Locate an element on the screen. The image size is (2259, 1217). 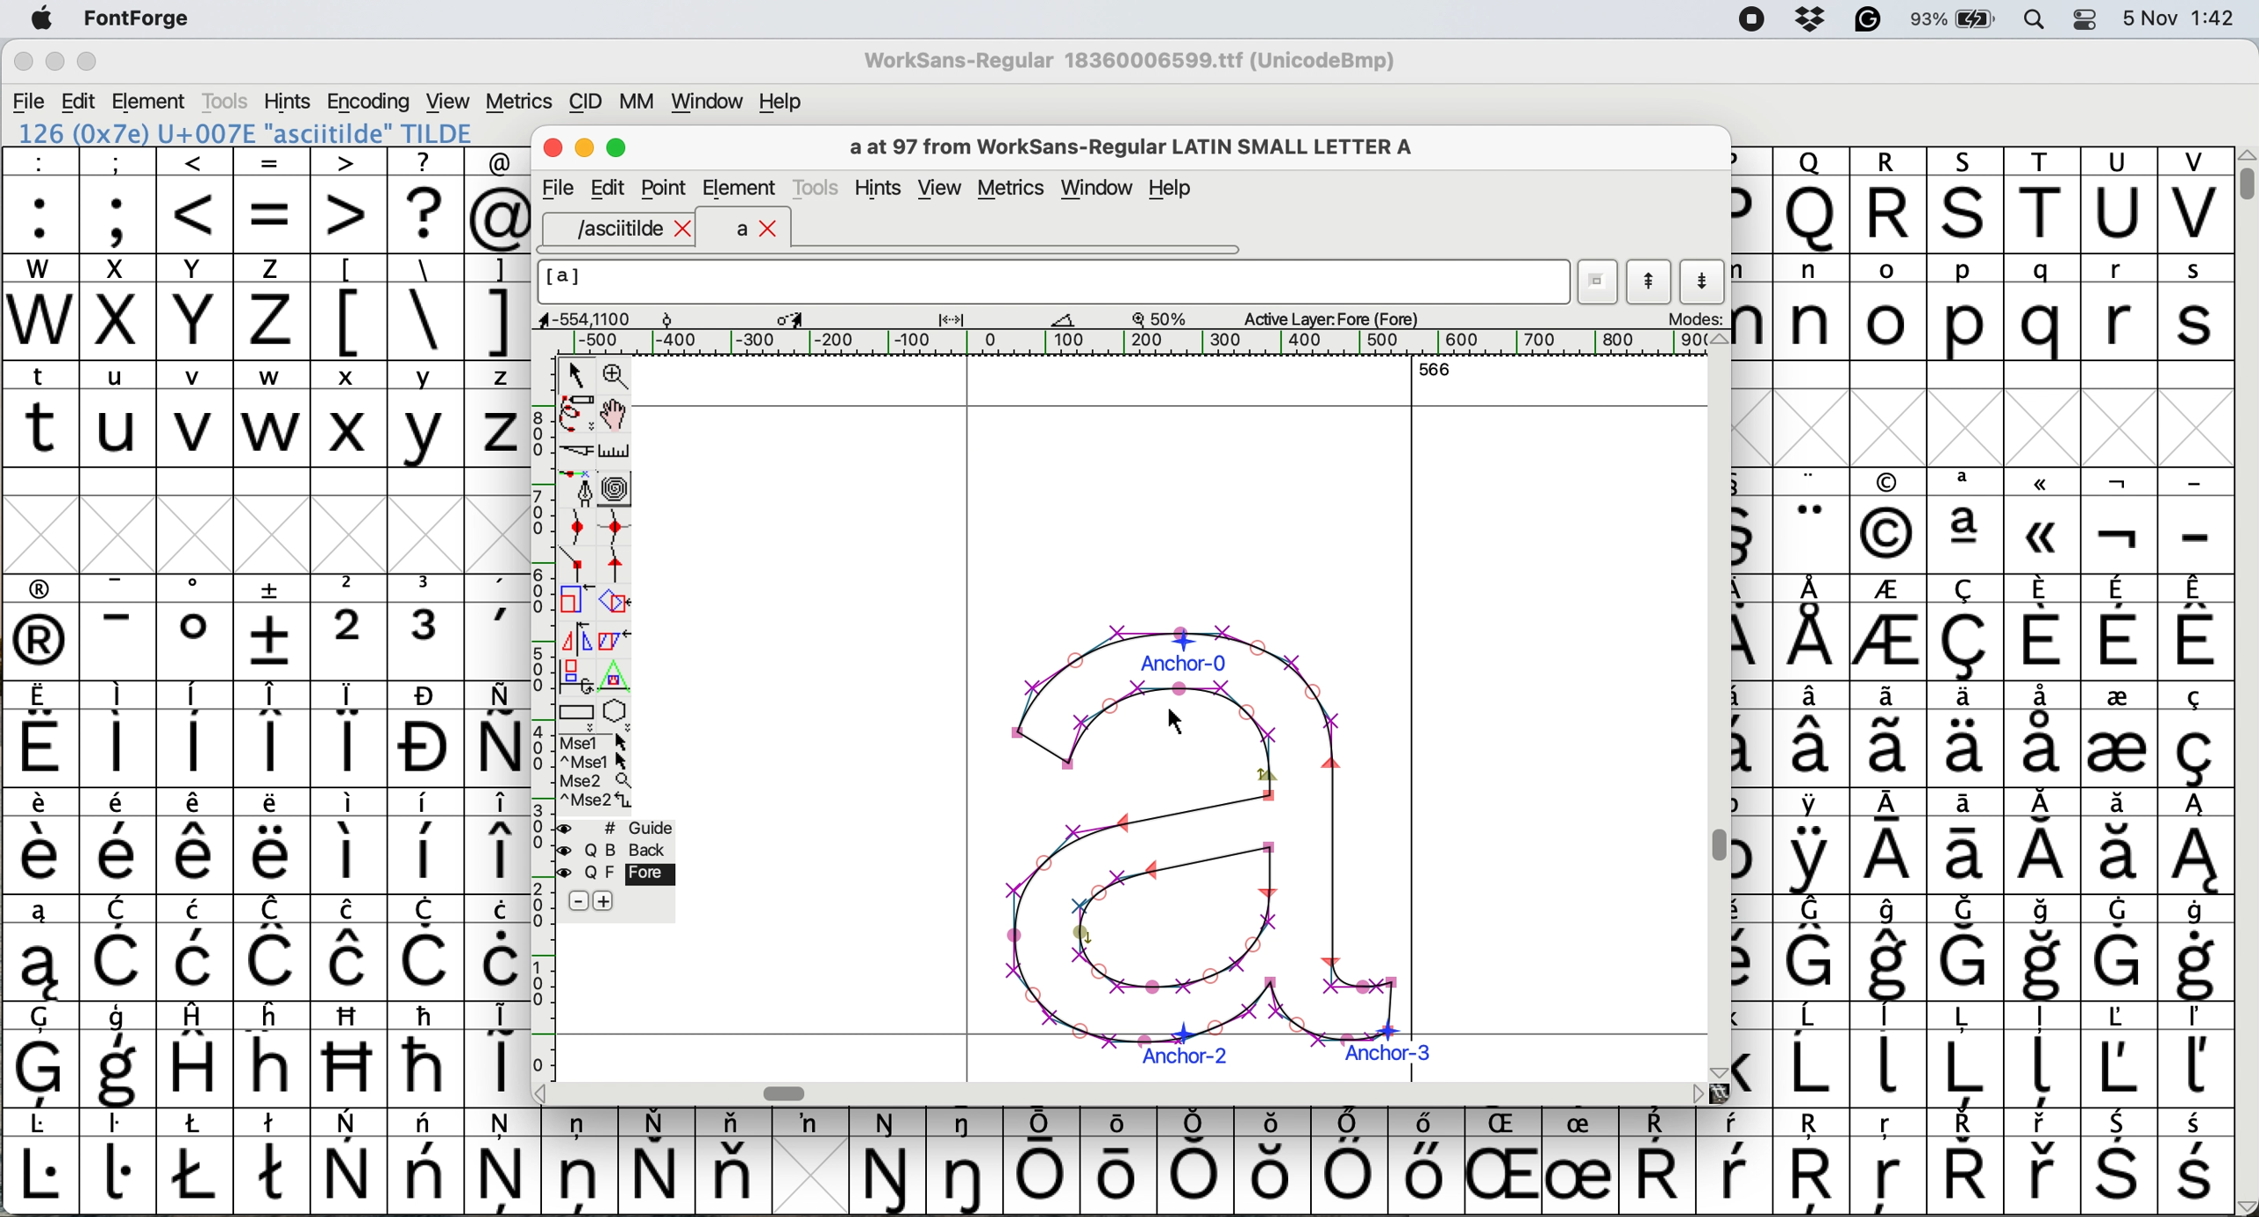
symbol is located at coordinates (2193, 1056).